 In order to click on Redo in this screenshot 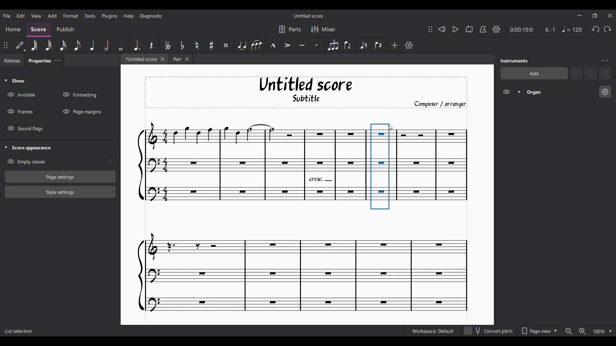, I will do `click(607, 29)`.